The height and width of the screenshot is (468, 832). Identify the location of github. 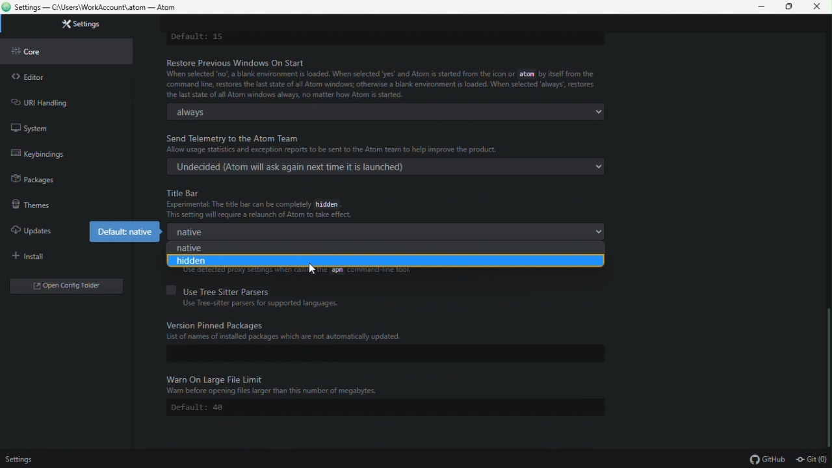
(766, 459).